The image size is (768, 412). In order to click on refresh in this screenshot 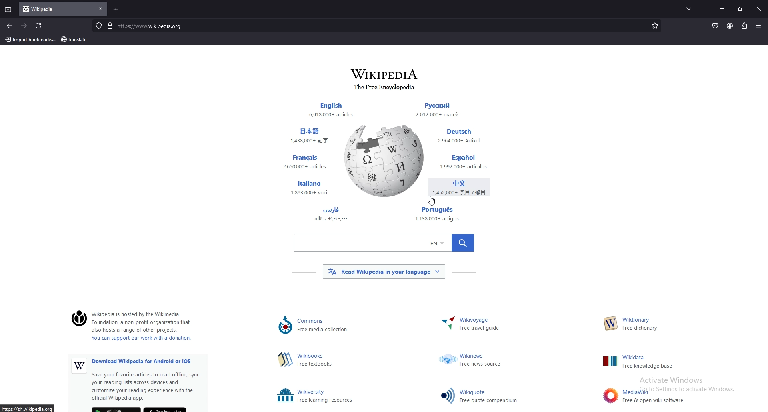, I will do `click(39, 26)`.